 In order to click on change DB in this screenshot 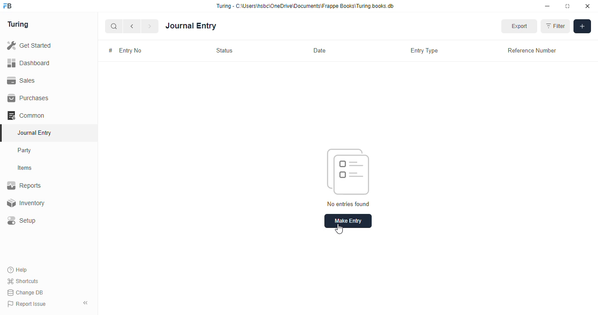, I will do `click(25, 293)`.